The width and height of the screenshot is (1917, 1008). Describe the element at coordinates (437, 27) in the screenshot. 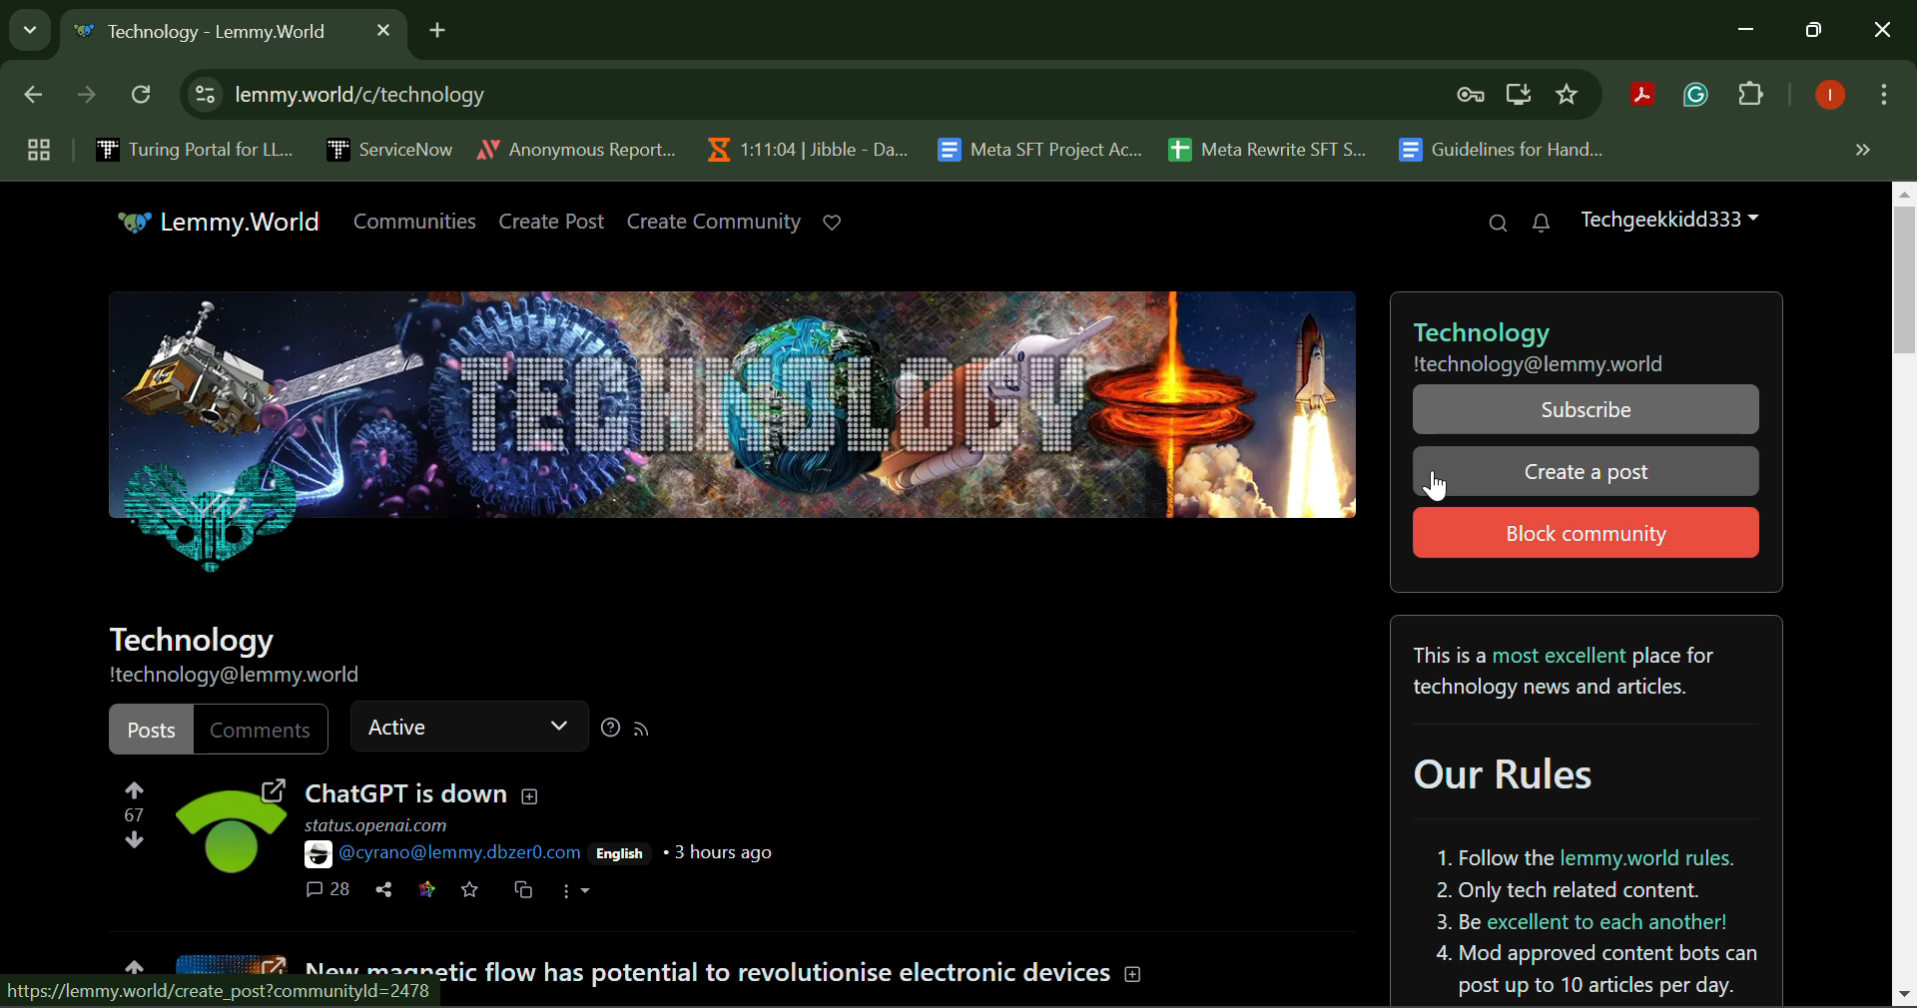

I see `Add Tab` at that location.